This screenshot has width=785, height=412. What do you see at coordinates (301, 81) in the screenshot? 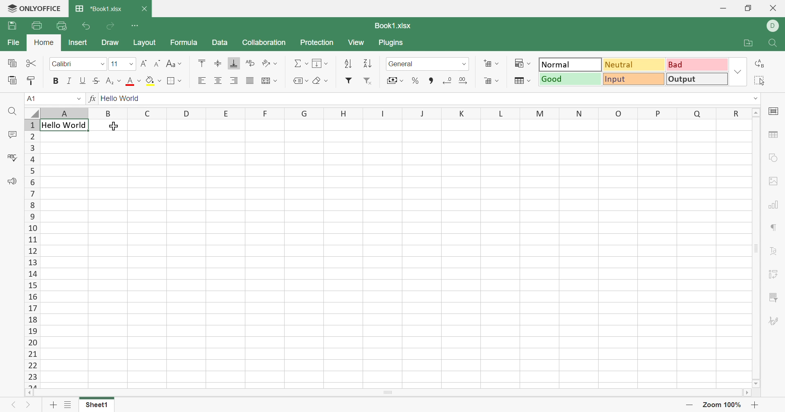
I see `Named ranges` at bounding box center [301, 81].